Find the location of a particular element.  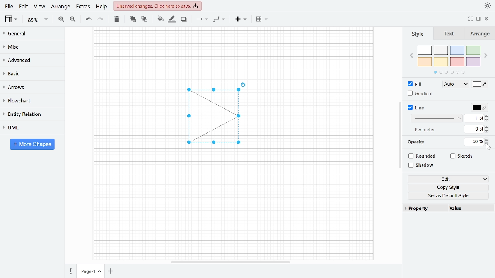

Entity relation is located at coordinates (29, 114).